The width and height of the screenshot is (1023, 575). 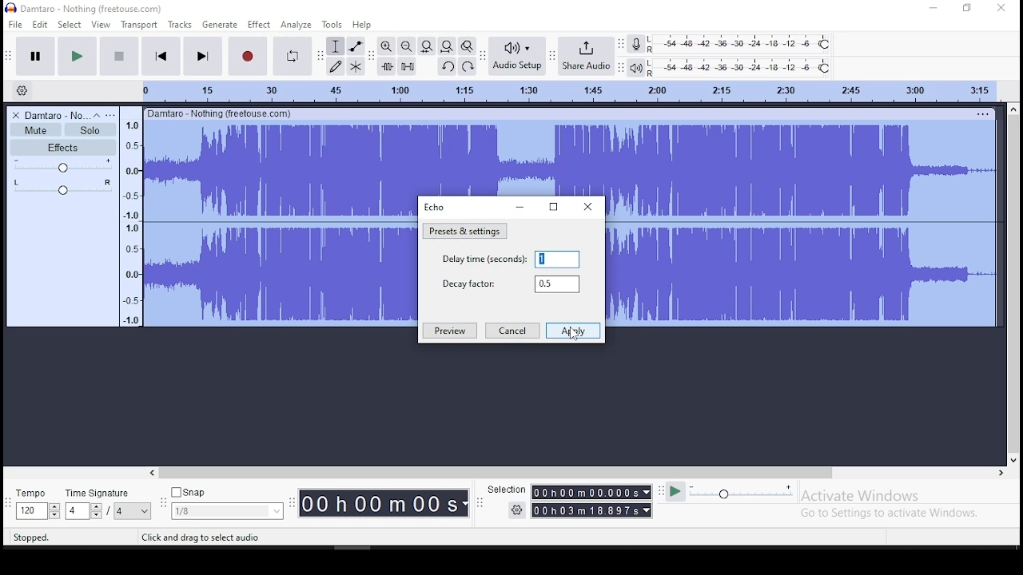 What do you see at coordinates (551, 56) in the screenshot?
I see `` at bounding box center [551, 56].